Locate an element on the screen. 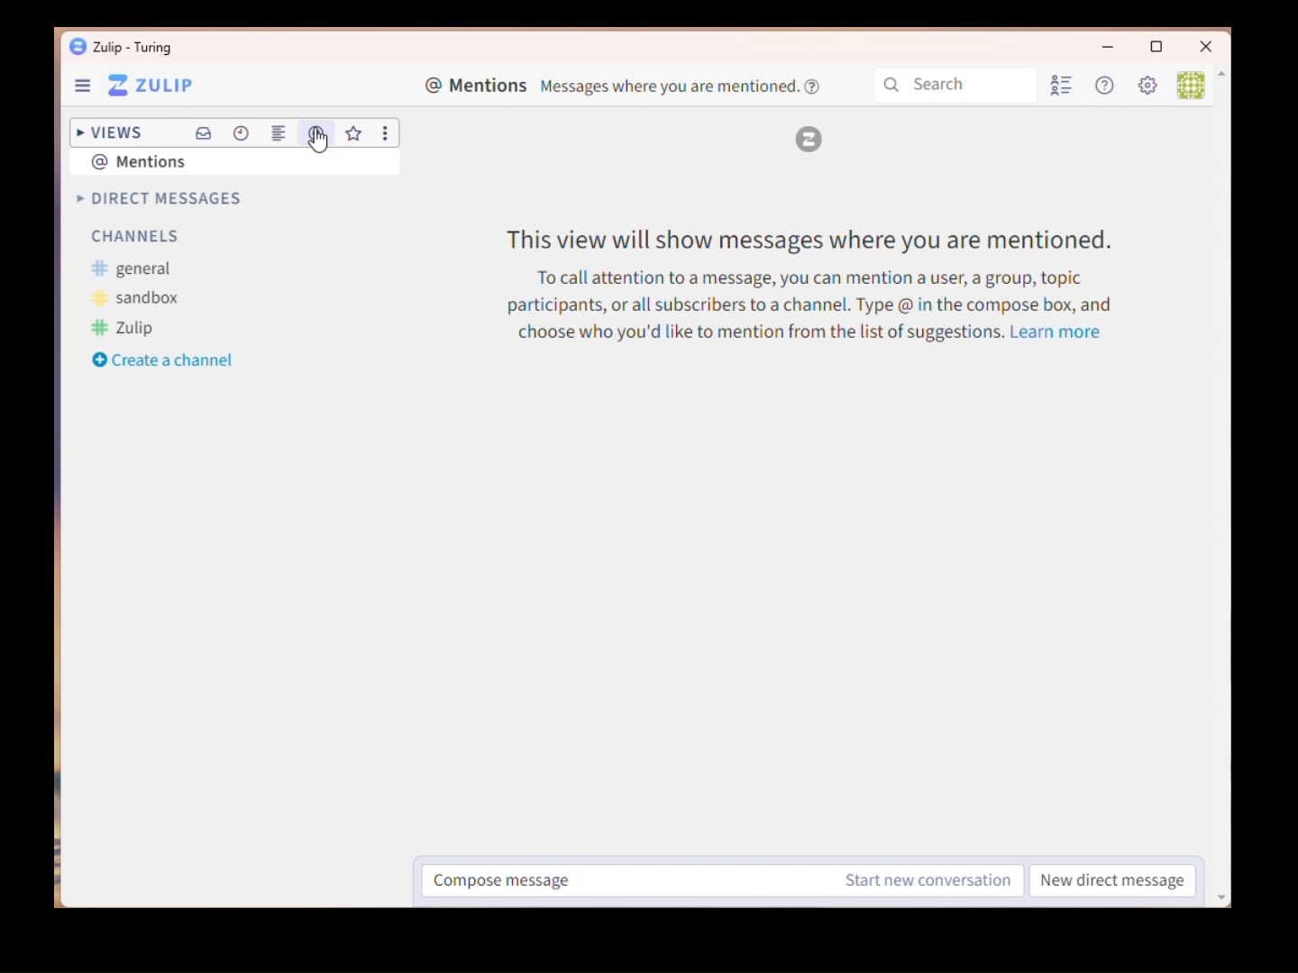  User is located at coordinates (1188, 84).